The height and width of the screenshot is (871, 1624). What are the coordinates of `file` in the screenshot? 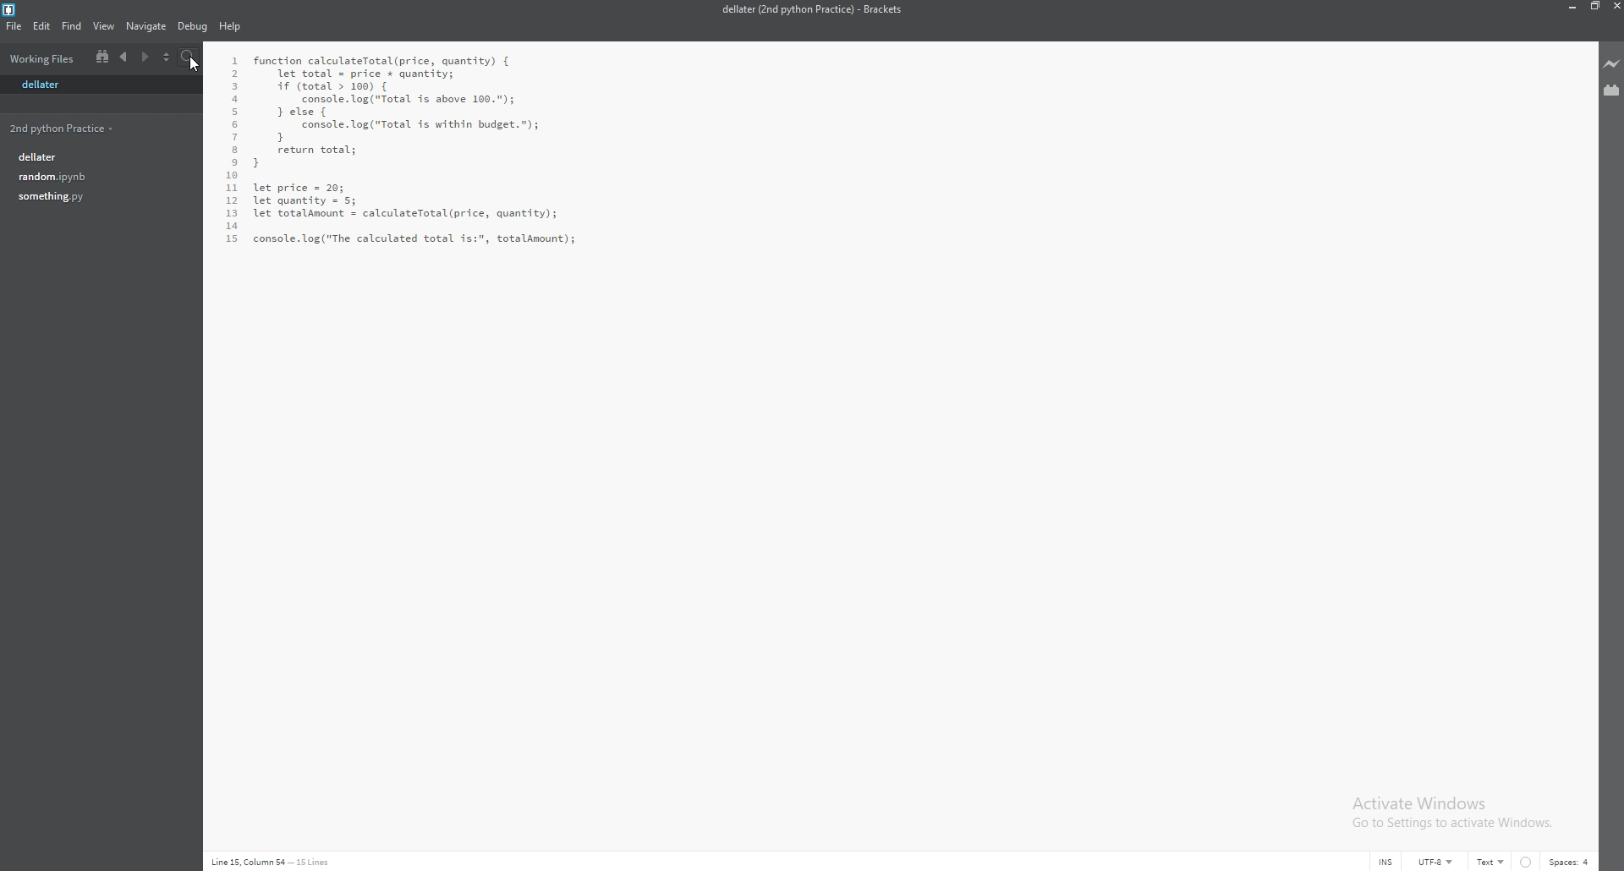 It's located at (15, 26).